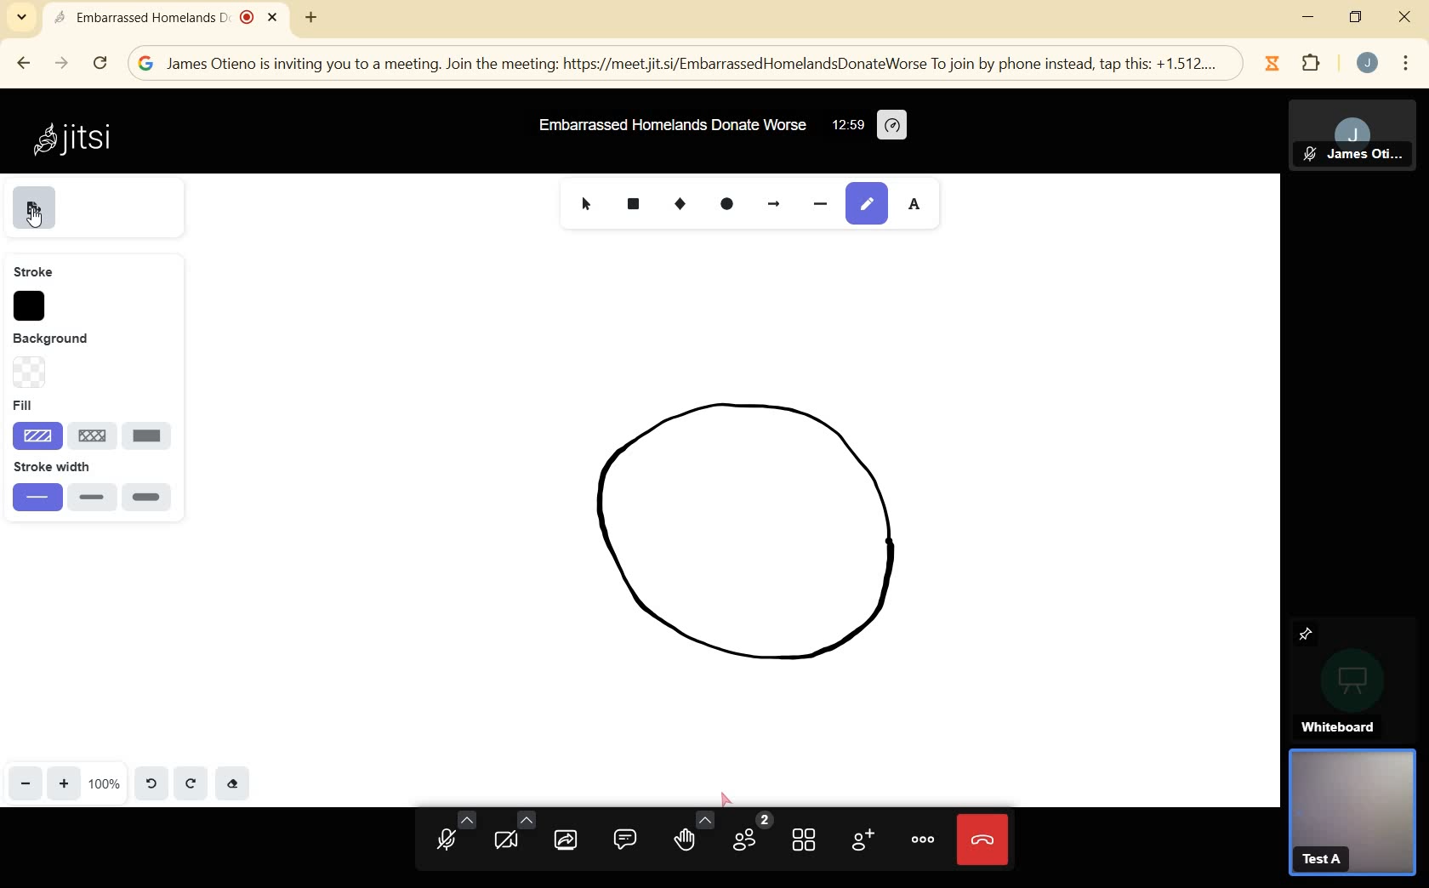 The height and width of the screenshot is (888, 1429). Describe the element at coordinates (823, 206) in the screenshot. I see `dash` at that location.